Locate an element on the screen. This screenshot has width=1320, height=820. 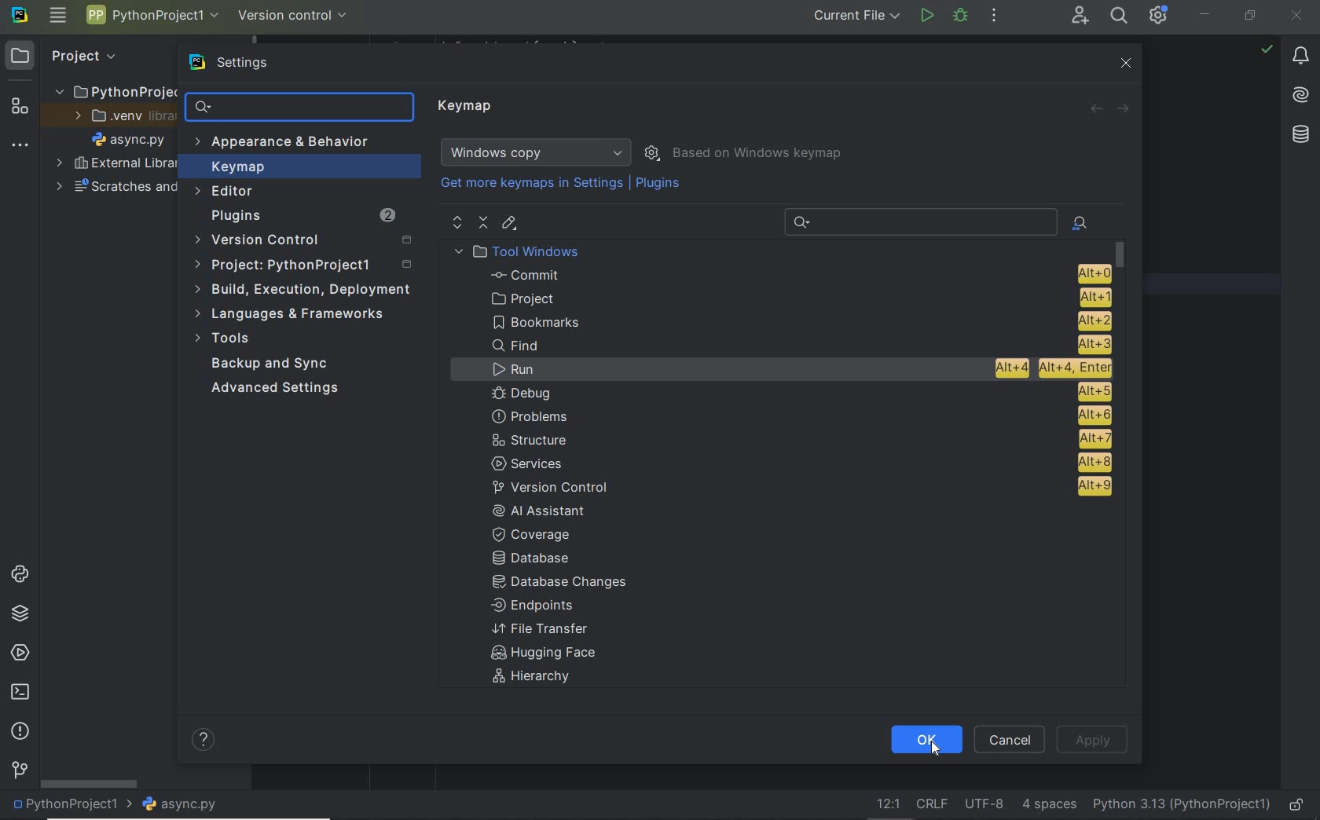
Plugins is located at coordinates (660, 184).